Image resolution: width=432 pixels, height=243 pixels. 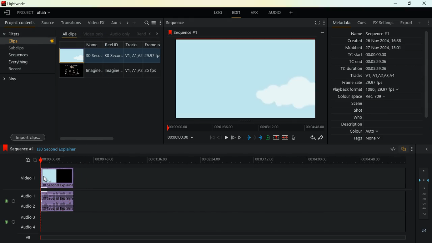 I want to click on mic, so click(x=293, y=138).